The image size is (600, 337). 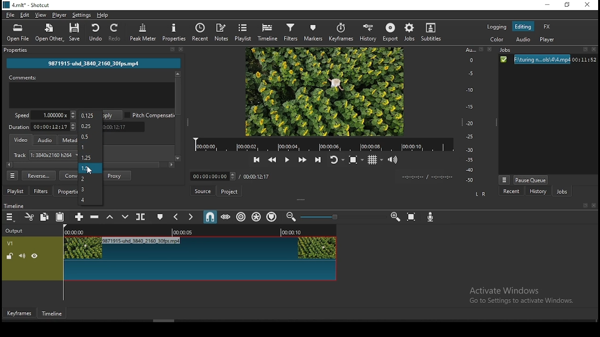 I want to click on ripple all tracks, so click(x=256, y=217).